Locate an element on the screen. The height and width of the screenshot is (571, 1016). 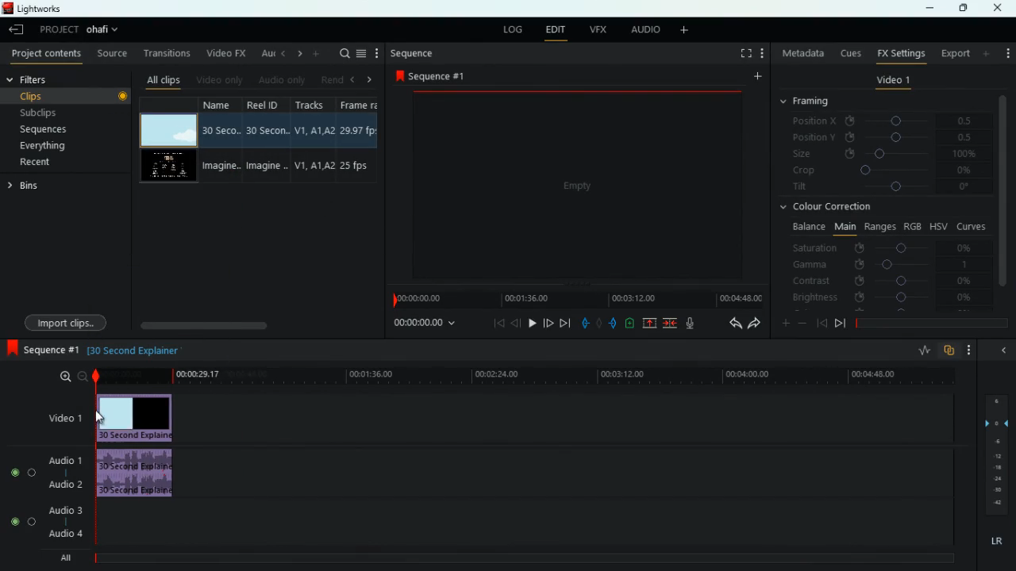
back is located at coordinates (516, 323).